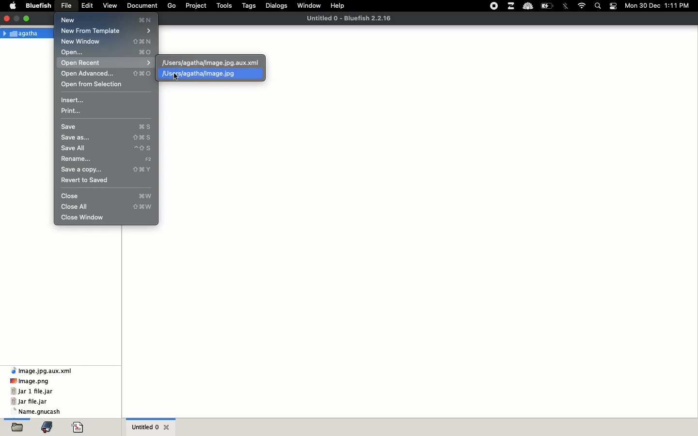 The image size is (698, 436). What do you see at coordinates (108, 128) in the screenshot?
I see `save    command S` at bounding box center [108, 128].